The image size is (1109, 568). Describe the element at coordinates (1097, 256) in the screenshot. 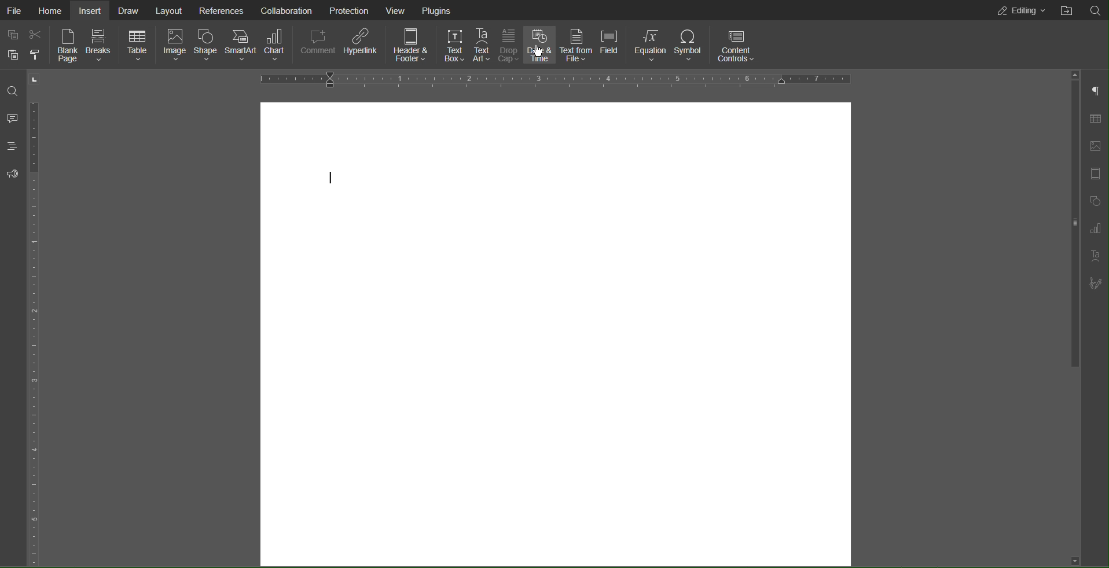

I see `Text Art` at that location.